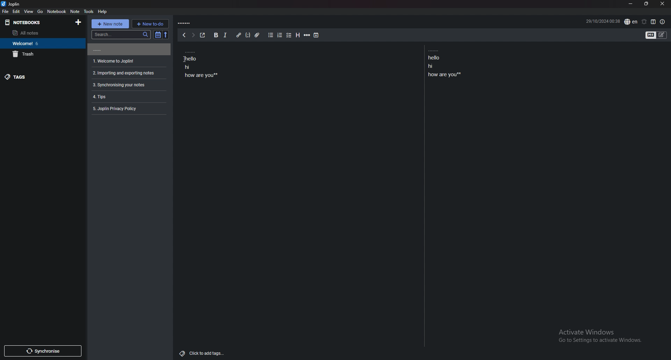  I want to click on add hyperlink, so click(239, 35).